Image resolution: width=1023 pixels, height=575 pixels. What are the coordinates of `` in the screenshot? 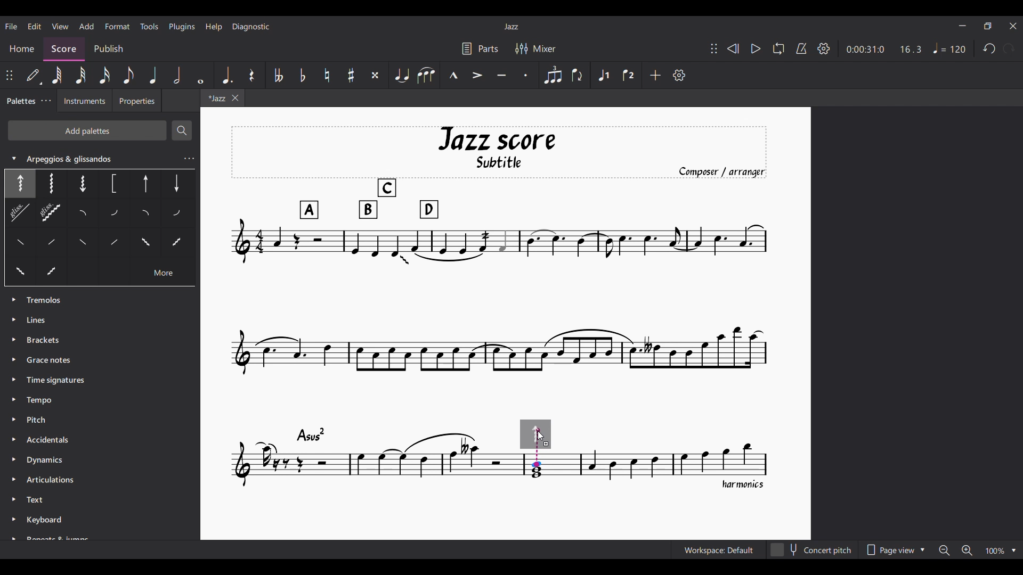 It's located at (84, 243).